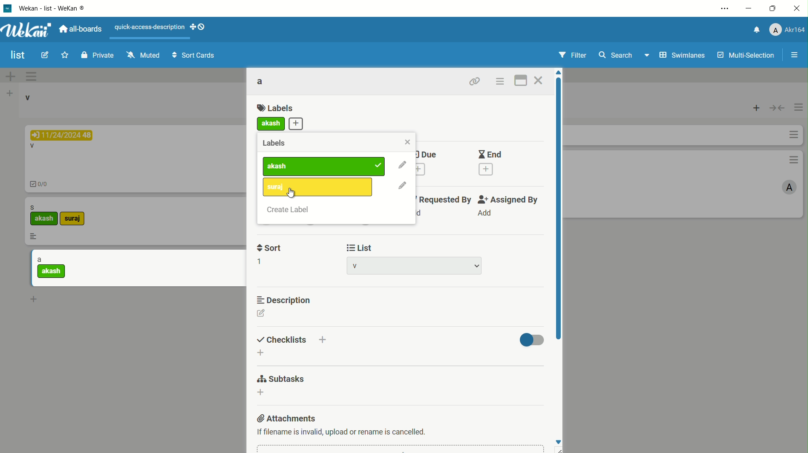 The width and height of the screenshot is (808, 453). What do you see at coordinates (473, 81) in the screenshot?
I see `copy link to clipboard` at bounding box center [473, 81].